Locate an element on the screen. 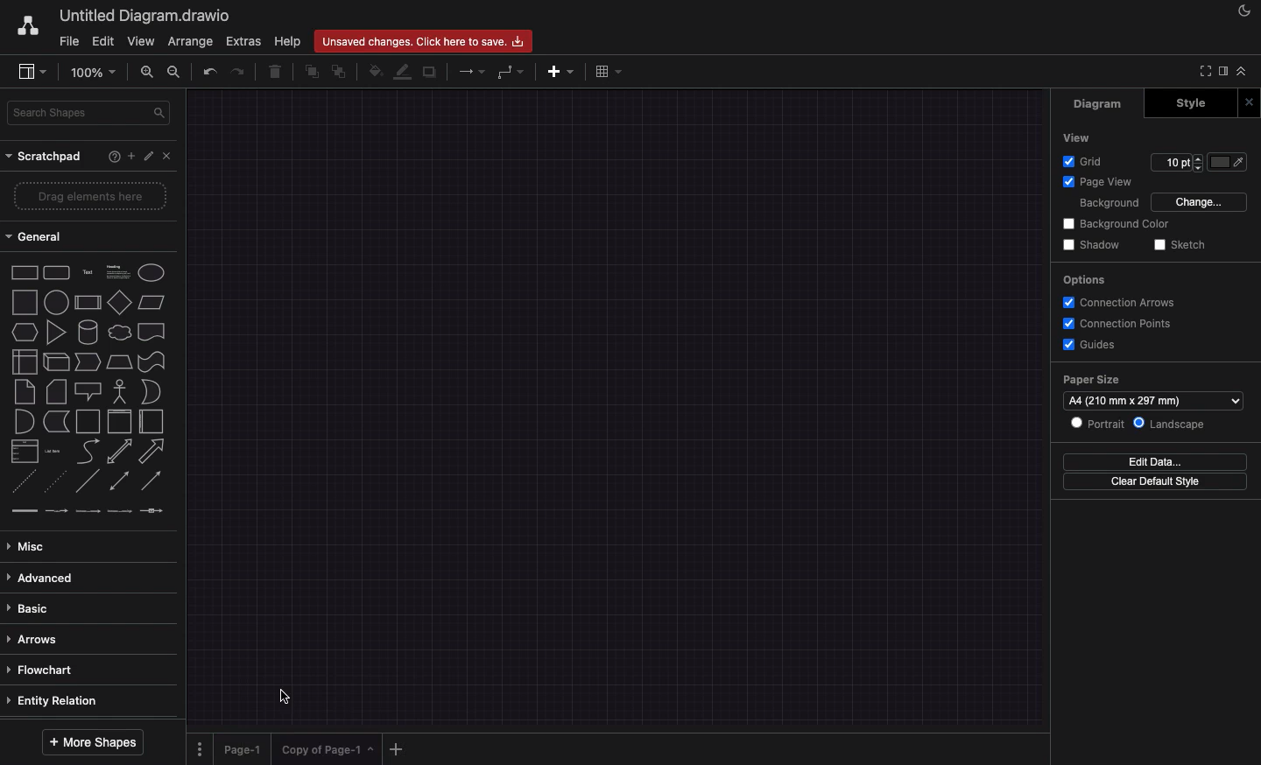 Image resolution: width=1261 pixels, height=765 pixels. connector with symbol is located at coordinates (152, 509).